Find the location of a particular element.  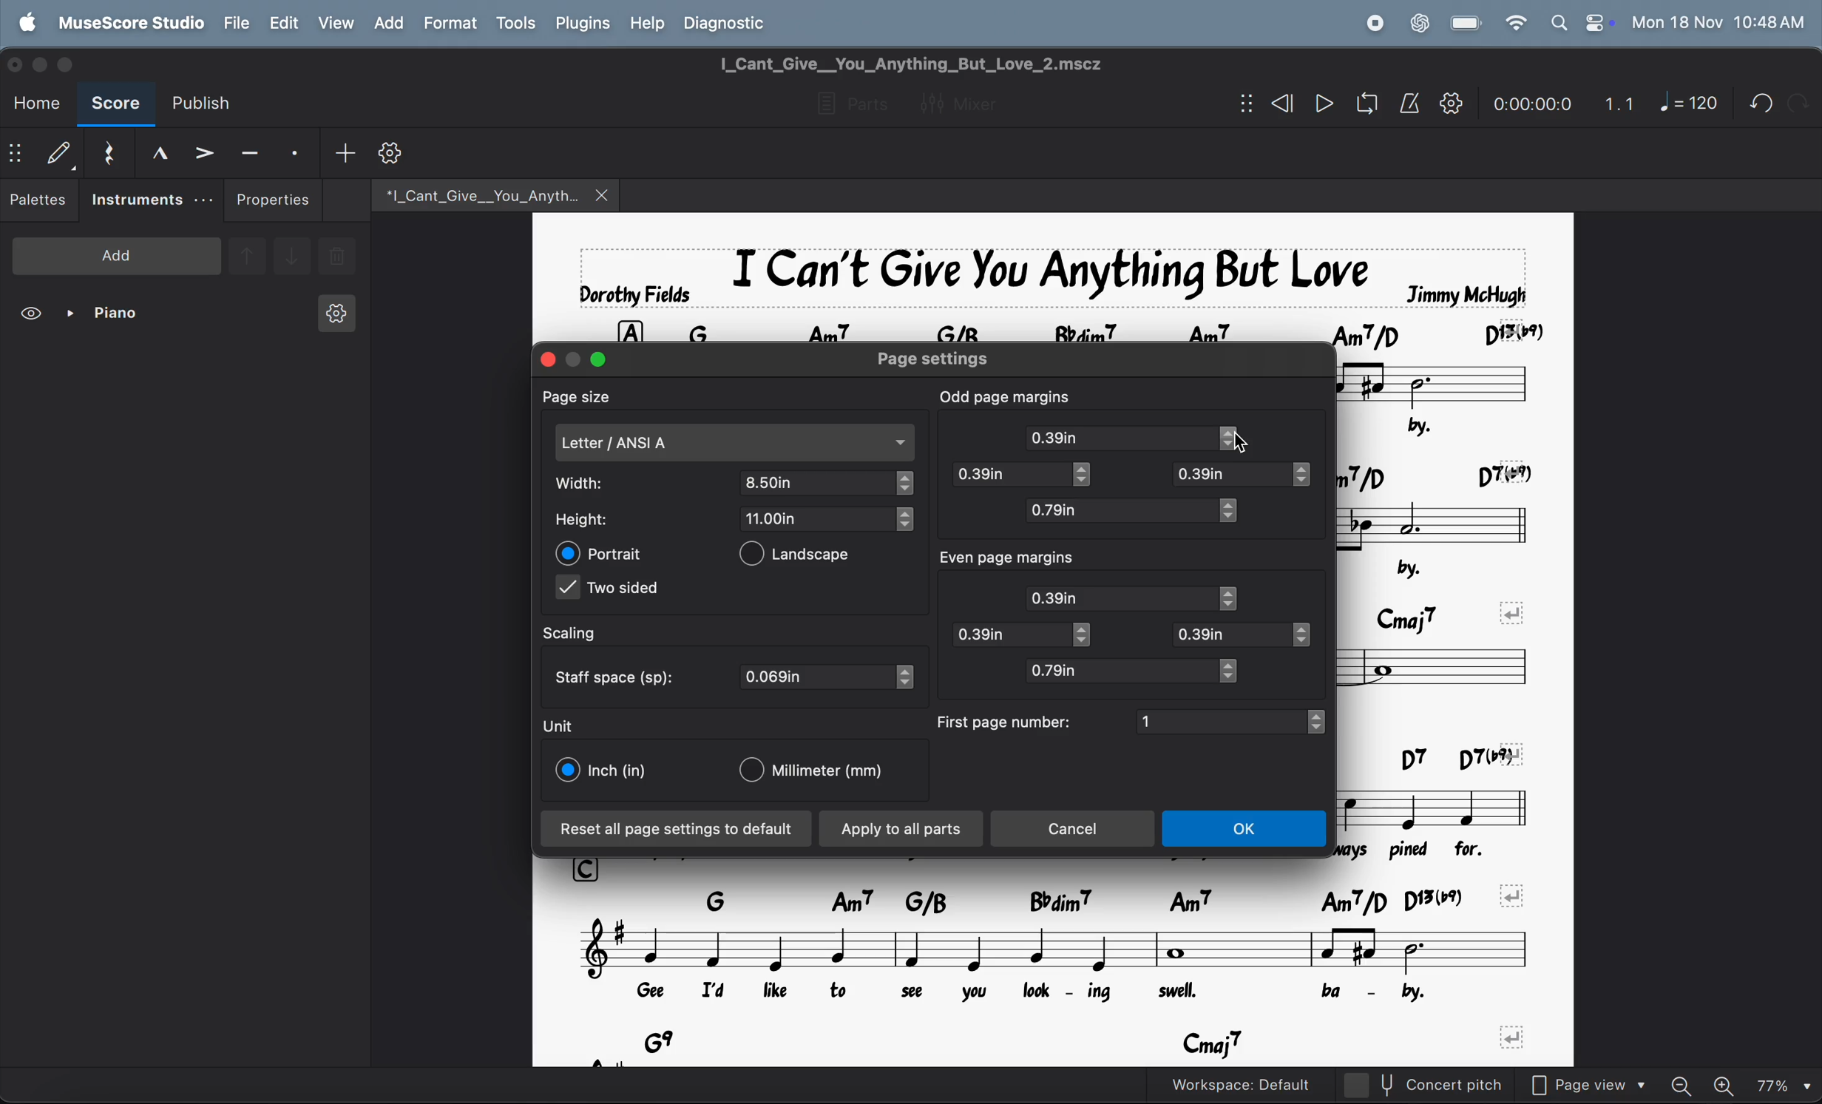

delete is located at coordinates (337, 258).